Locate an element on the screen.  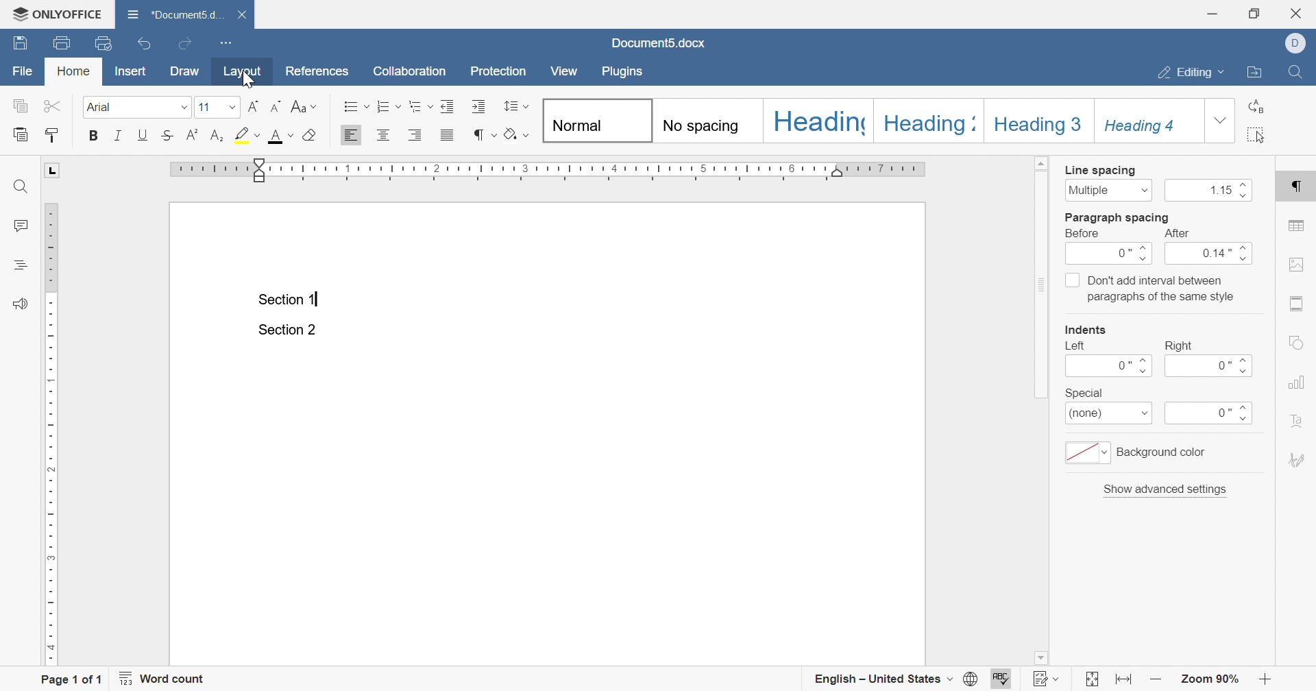
0.14 is located at coordinates (1212, 255).